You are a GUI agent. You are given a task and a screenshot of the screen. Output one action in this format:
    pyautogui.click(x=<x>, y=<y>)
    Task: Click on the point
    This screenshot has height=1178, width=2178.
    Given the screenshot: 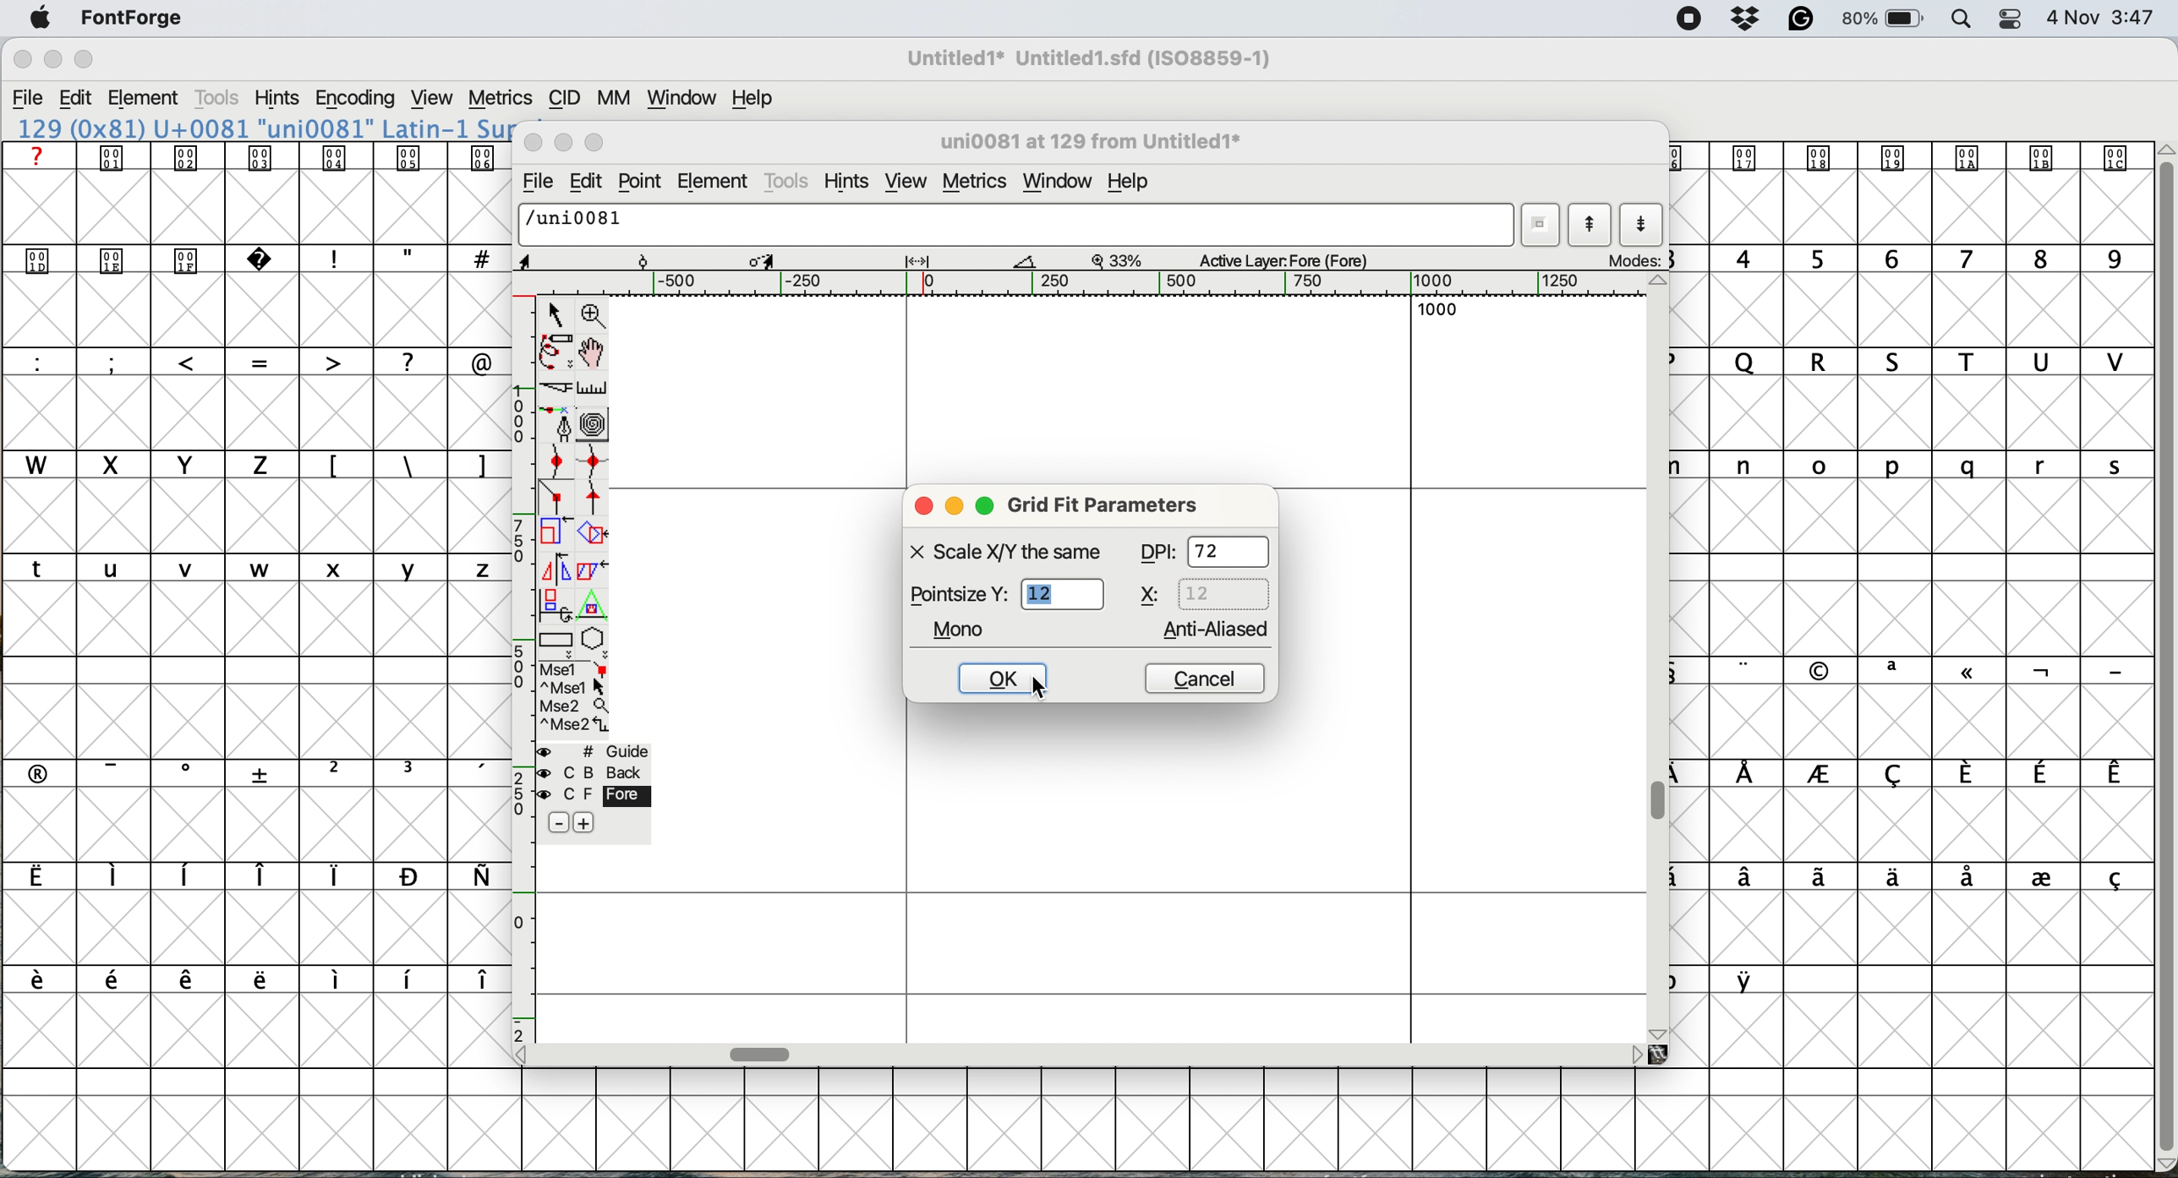 What is the action you would take?
    pyautogui.click(x=638, y=181)
    